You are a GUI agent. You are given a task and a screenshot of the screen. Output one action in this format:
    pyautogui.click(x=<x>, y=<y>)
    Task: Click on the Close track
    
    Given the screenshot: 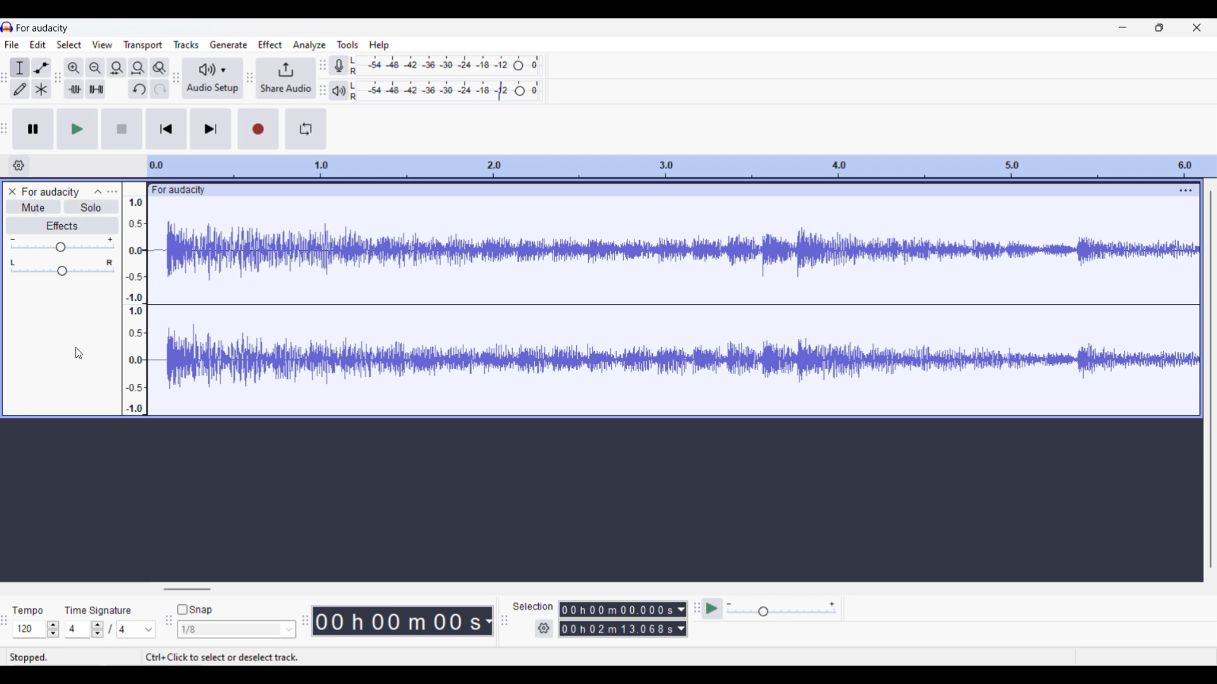 What is the action you would take?
    pyautogui.click(x=11, y=191)
    